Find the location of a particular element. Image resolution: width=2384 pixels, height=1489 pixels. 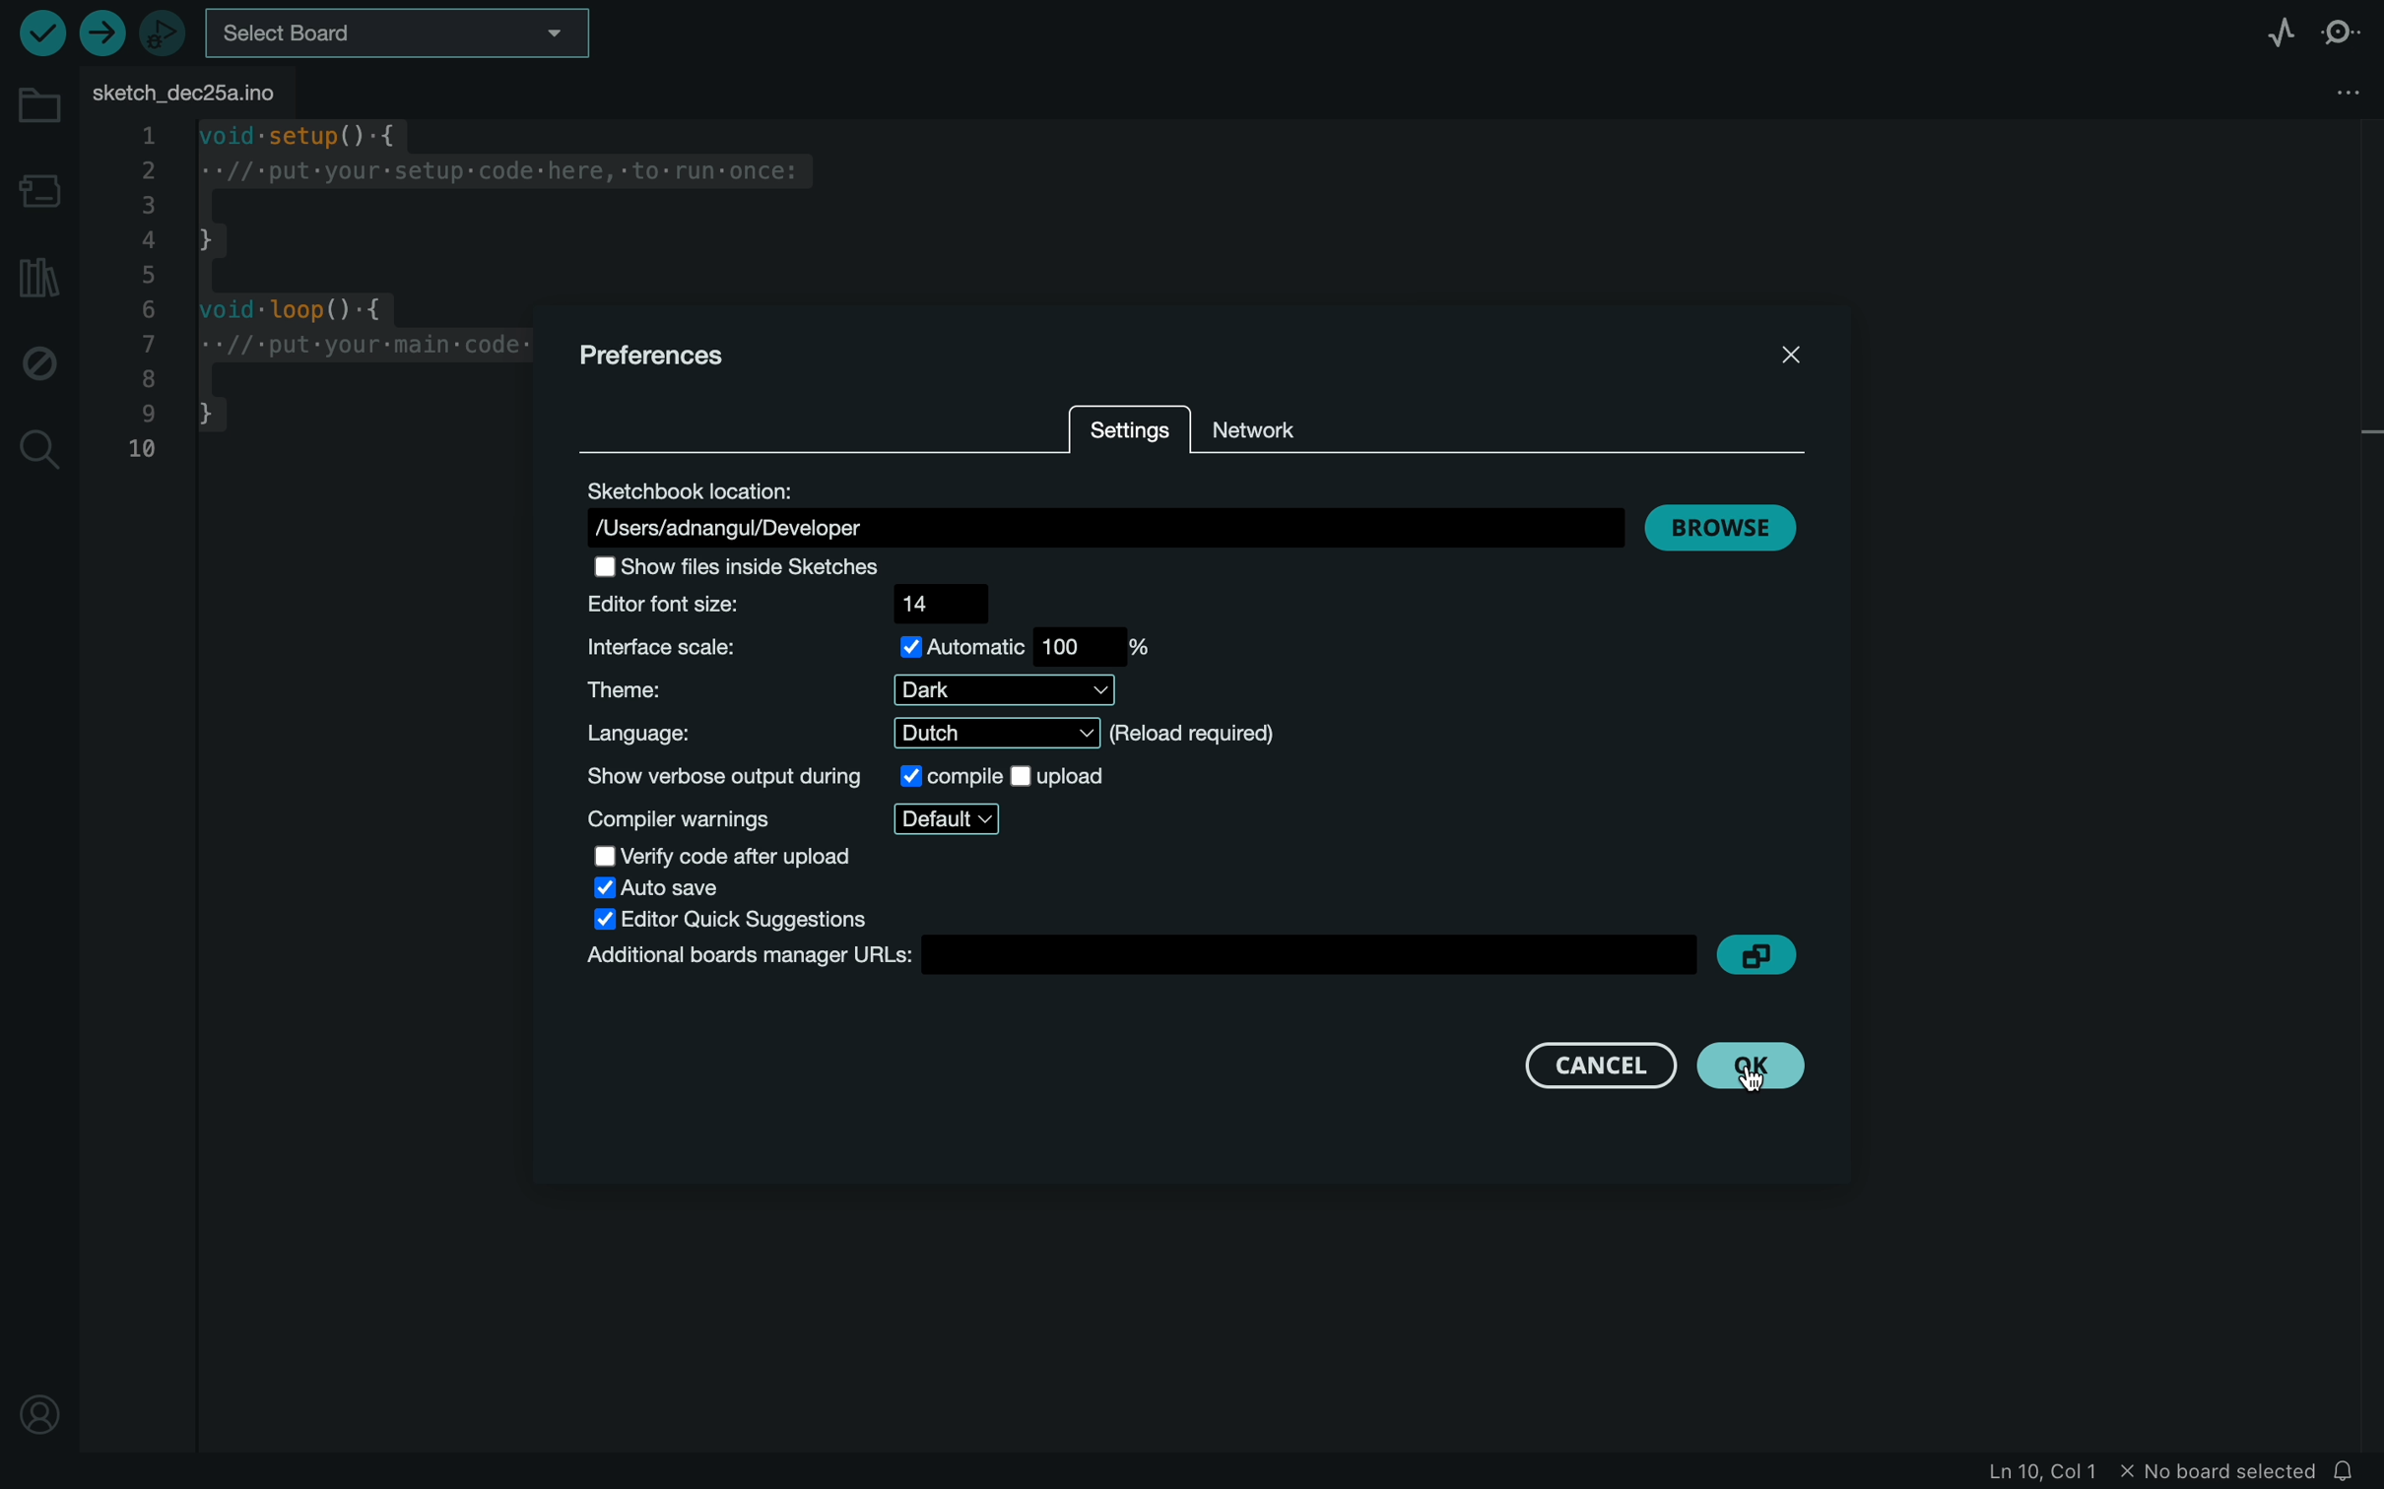

file  tab  is located at coordinates (196, 93).